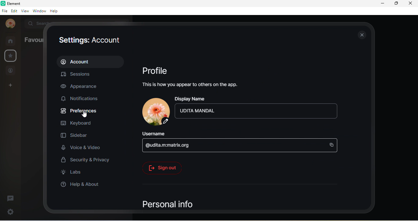  I want to click on threads, so click(13, 197).